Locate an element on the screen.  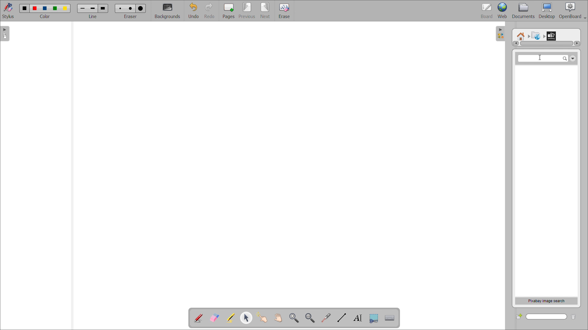
erase is located at coordinates (284, 10).